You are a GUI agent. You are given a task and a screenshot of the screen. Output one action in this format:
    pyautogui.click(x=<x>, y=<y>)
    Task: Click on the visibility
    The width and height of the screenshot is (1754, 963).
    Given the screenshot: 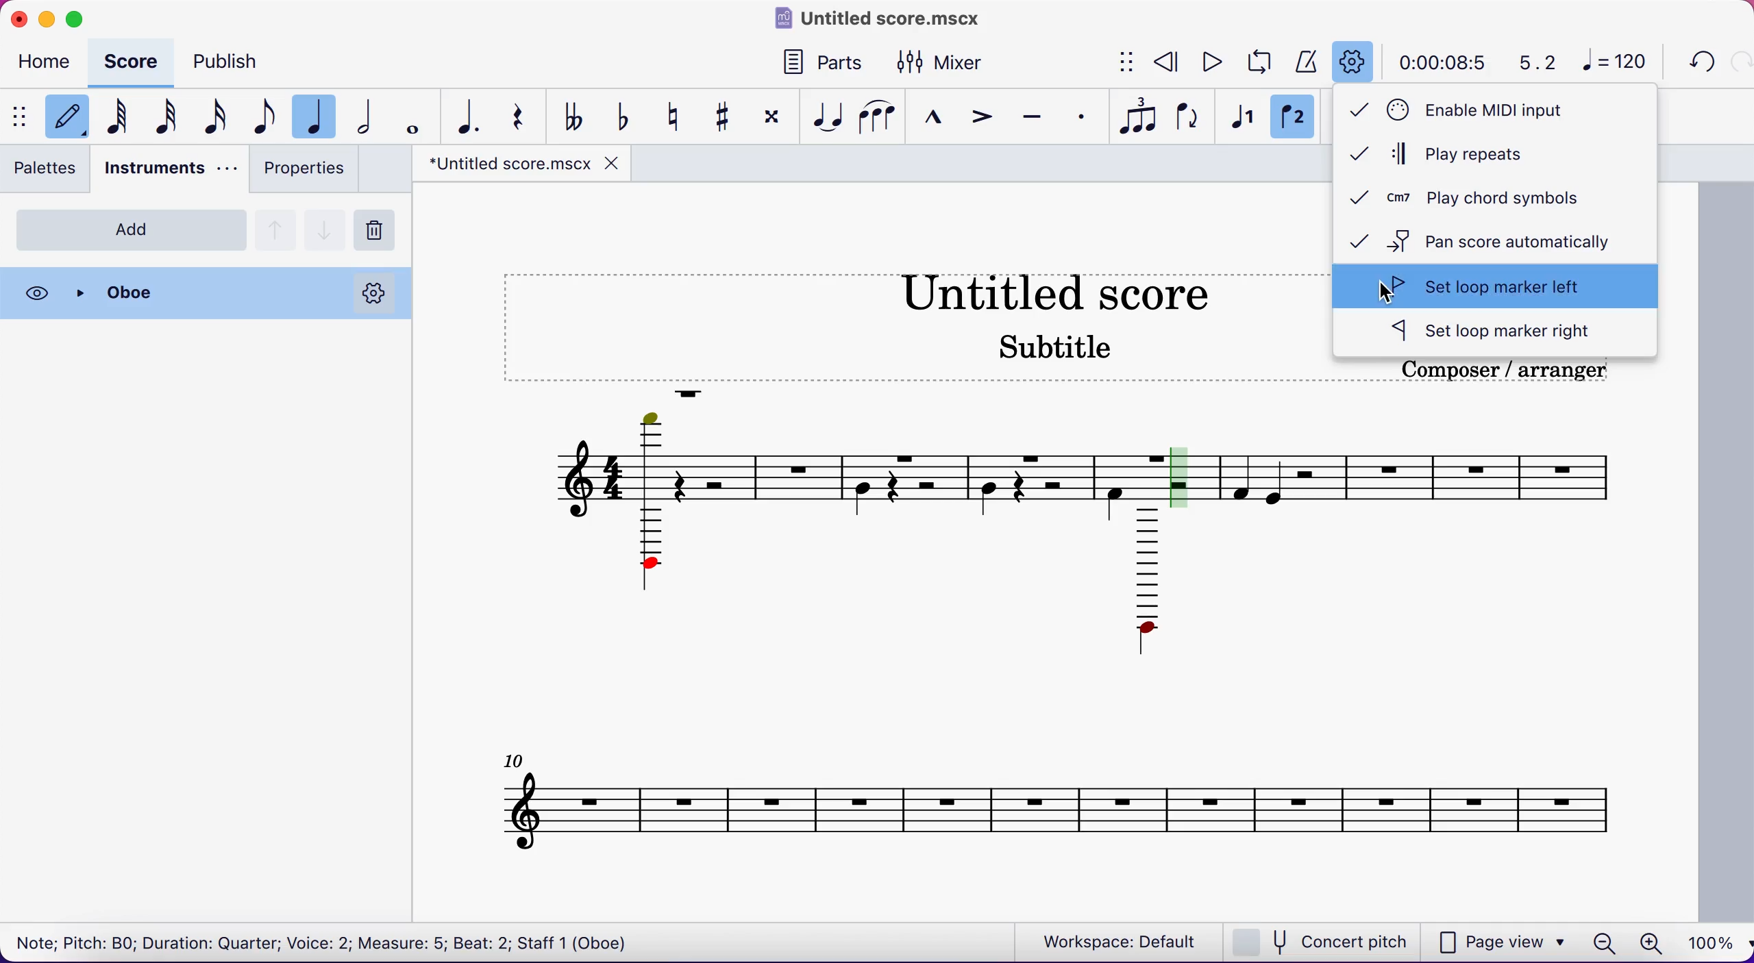 What is the action you would take?
    pyautogui.click(x=34, y=293)
    